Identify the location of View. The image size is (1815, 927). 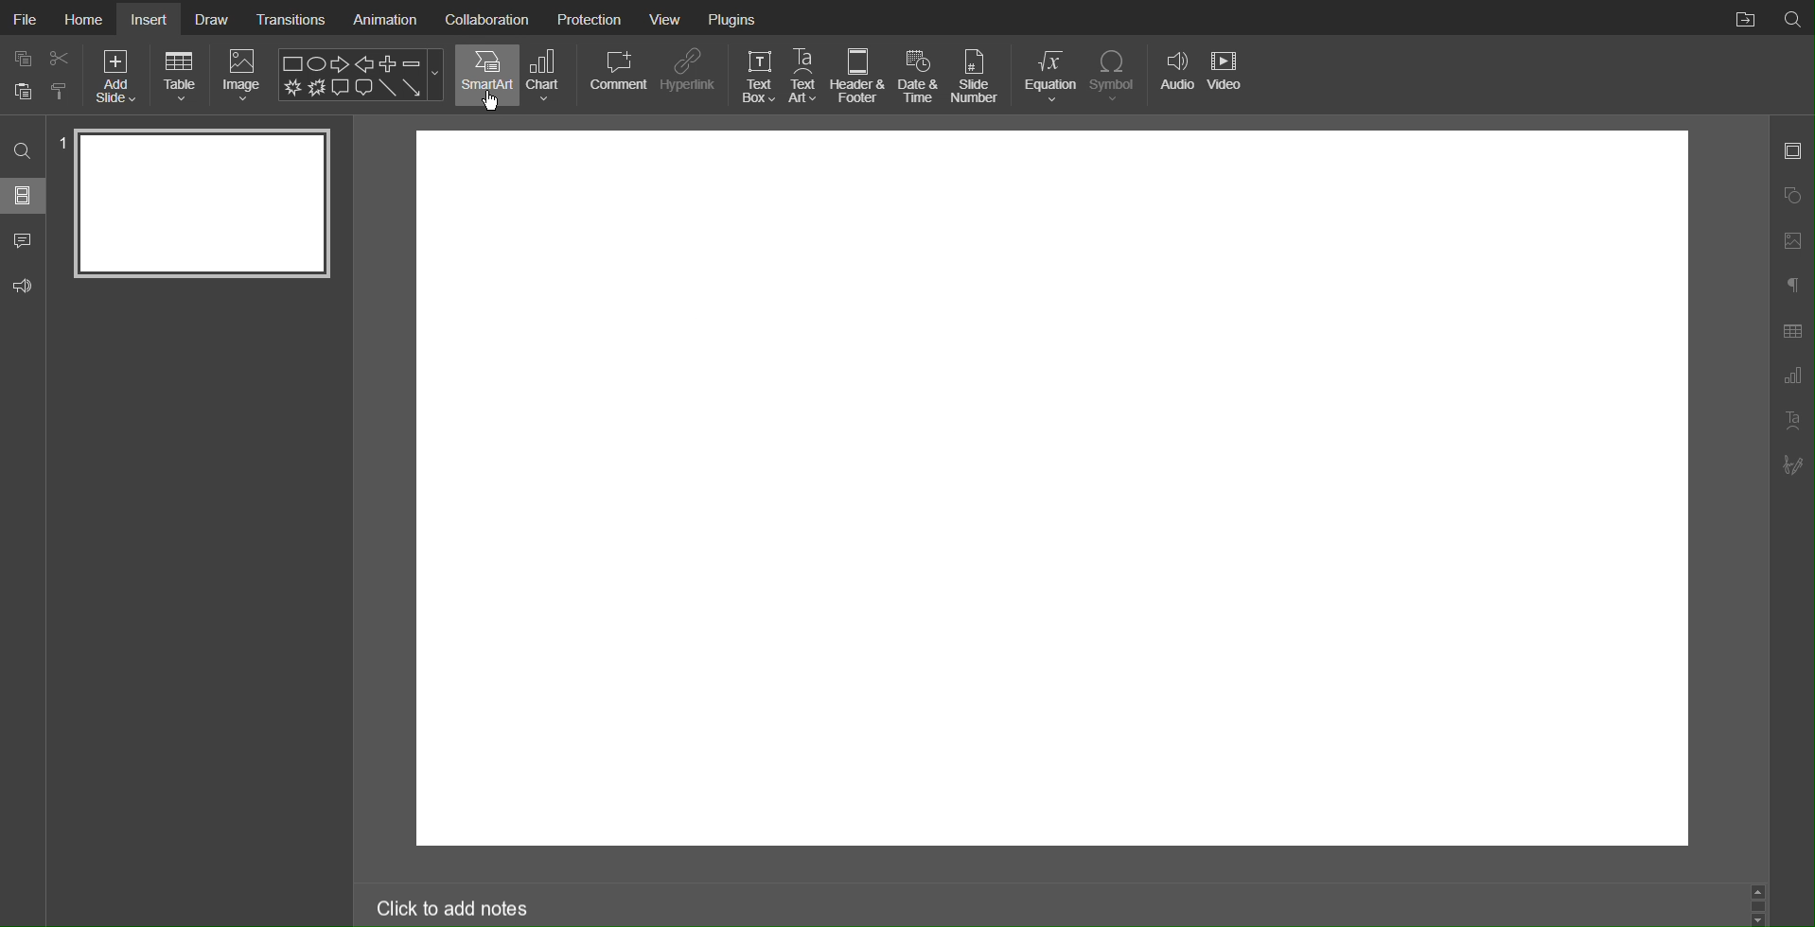
(665, 18).